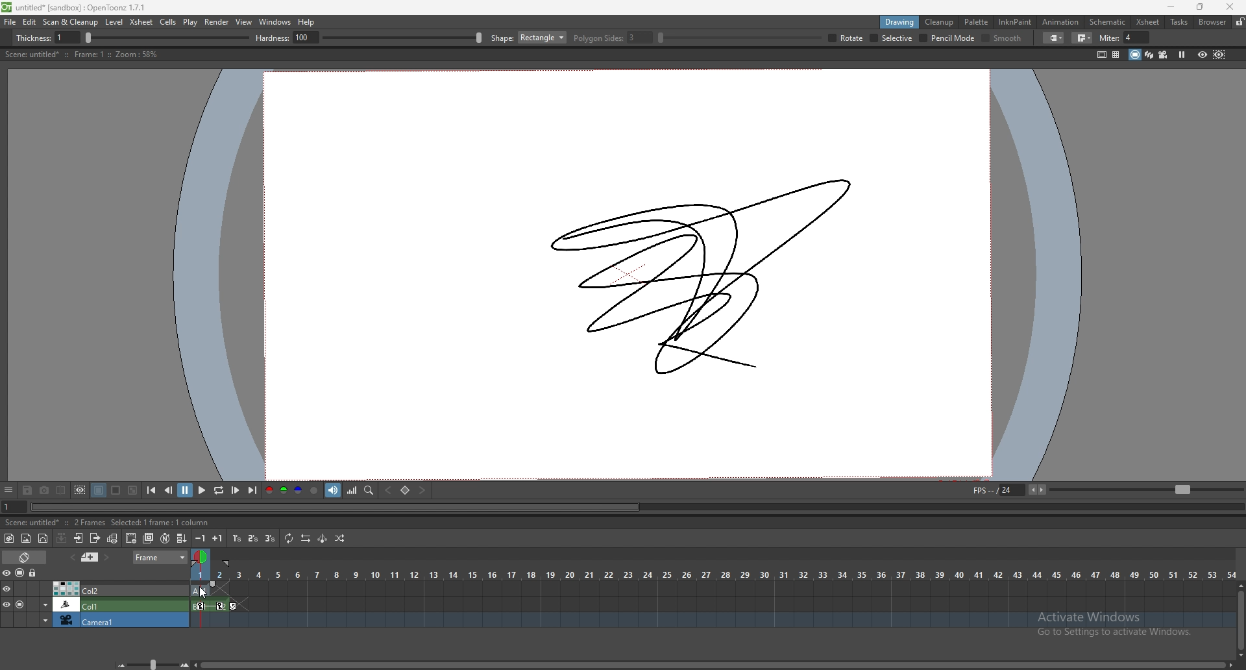 Image resolution: width=1246 pixels, height=670 pixels. I want to click on animation, so click(1062, 22).